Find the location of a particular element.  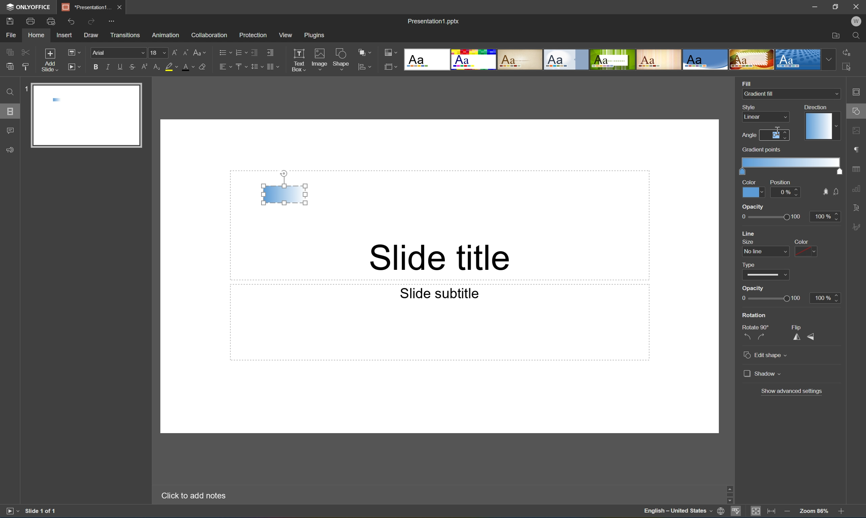

Insert columns is located at coordinates (273, 66).